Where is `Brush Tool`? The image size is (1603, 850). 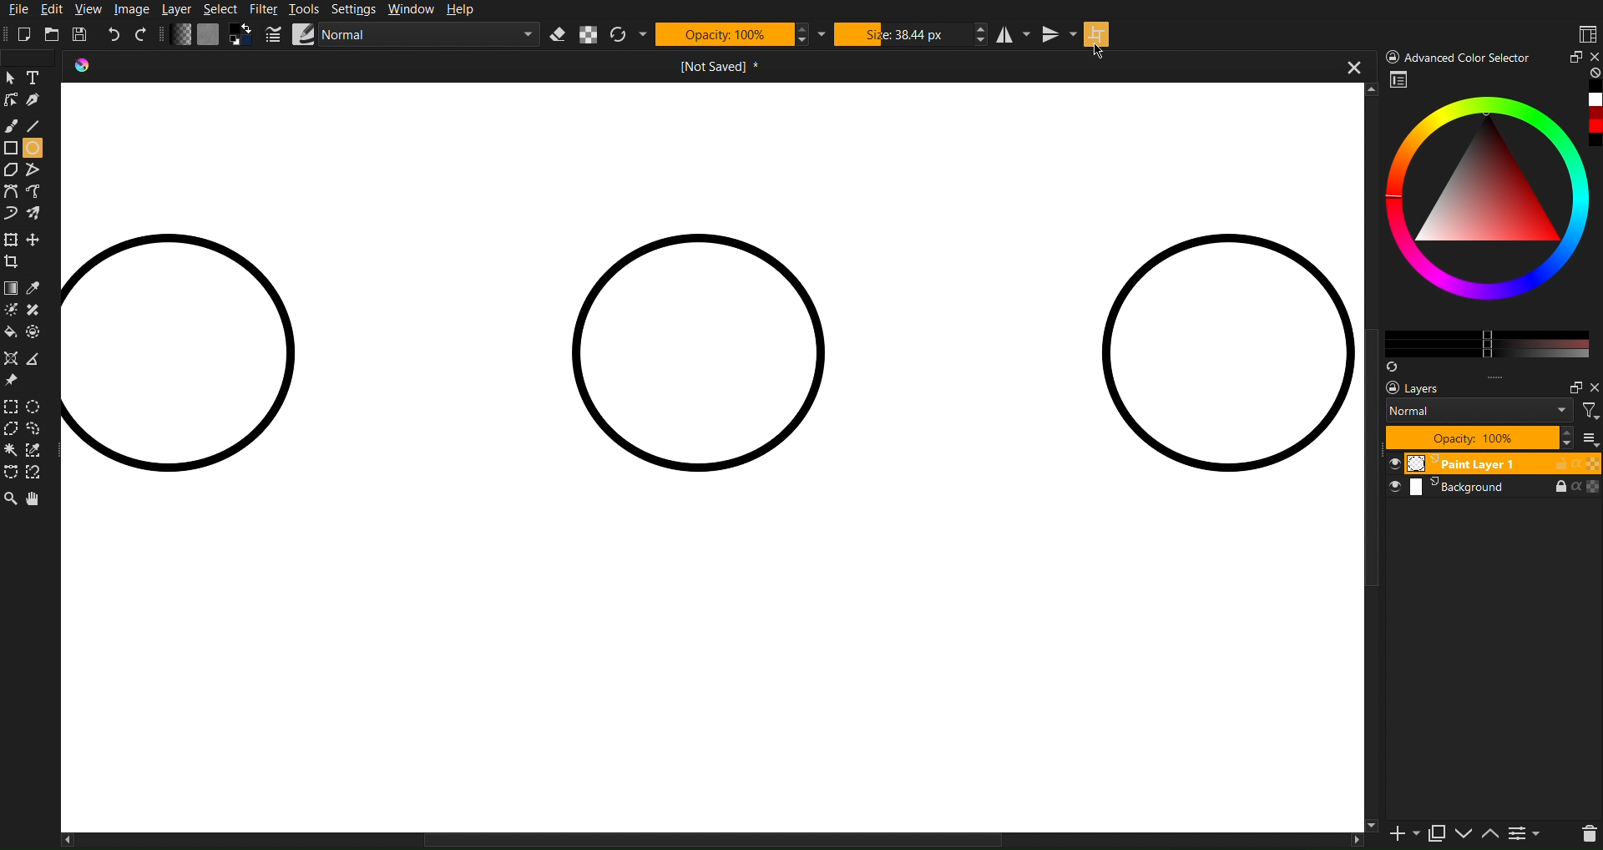
Brush Tool is located at coordinates (10, 126).